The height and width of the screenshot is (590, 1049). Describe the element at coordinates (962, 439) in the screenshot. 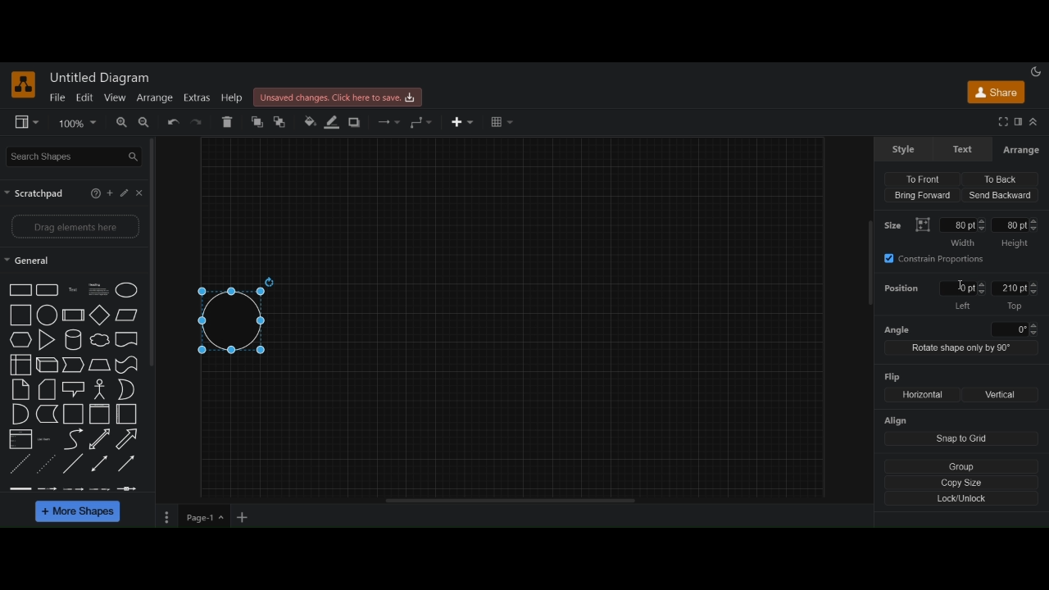

I see `snap to grid` at that location.